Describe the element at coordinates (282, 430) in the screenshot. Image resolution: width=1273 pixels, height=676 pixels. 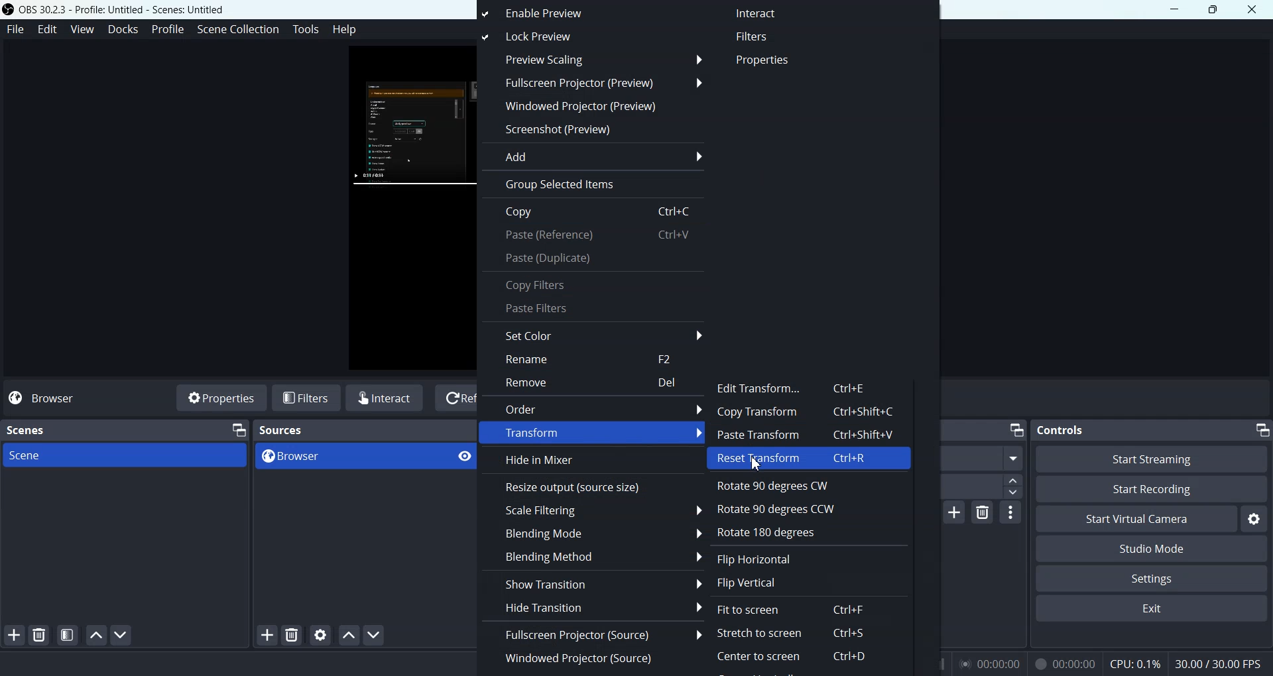
I see `Sources` at that location.